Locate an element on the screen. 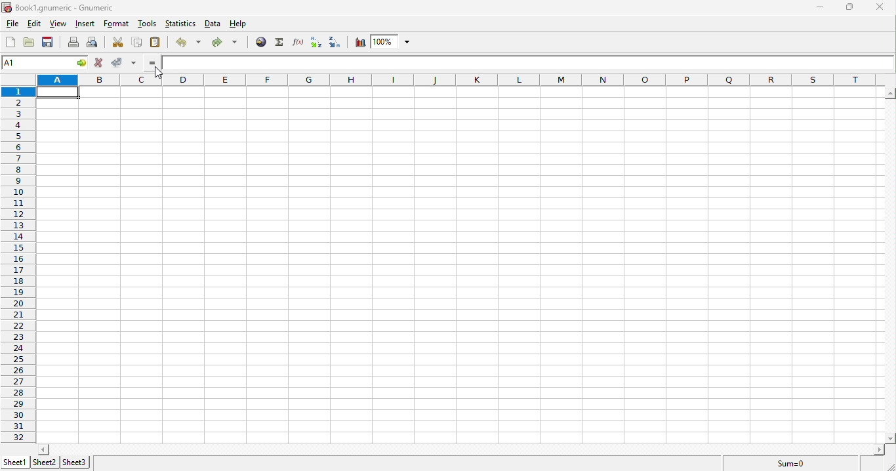 The image size is (896, 471). copy is located at coordinates (138, 42).